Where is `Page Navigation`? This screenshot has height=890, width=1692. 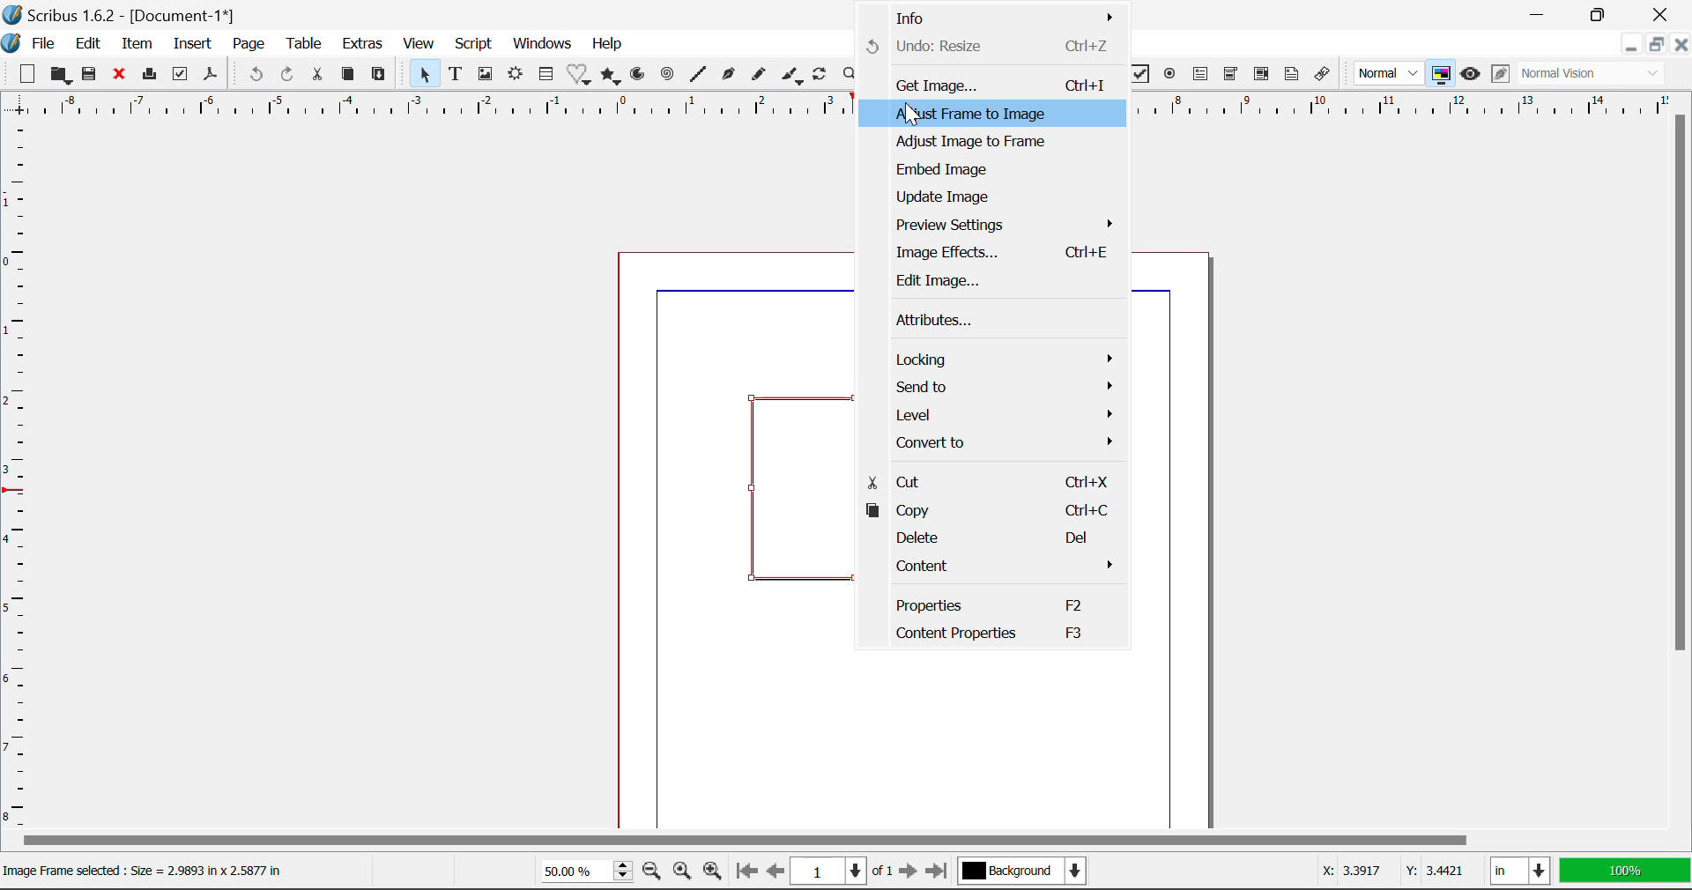
Page Navigation is located at coordinates (835, 871).